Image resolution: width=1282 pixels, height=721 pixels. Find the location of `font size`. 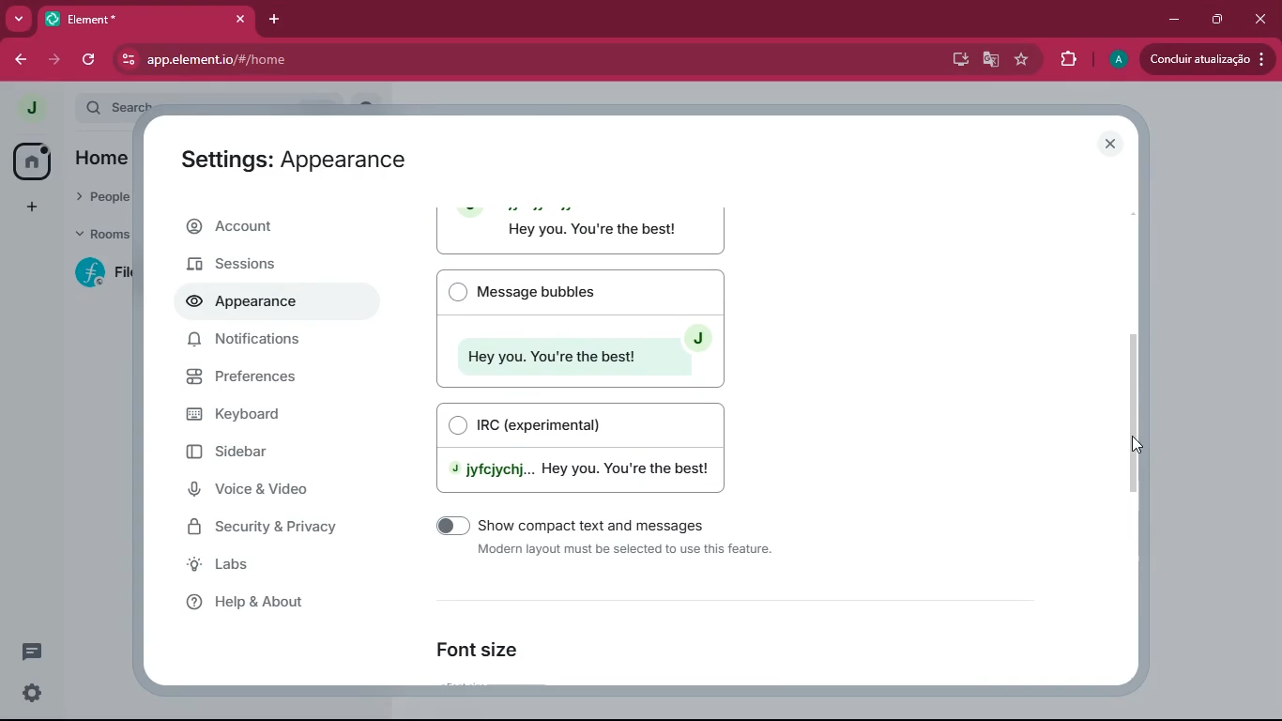

font size is located at coordinates (490, 649).